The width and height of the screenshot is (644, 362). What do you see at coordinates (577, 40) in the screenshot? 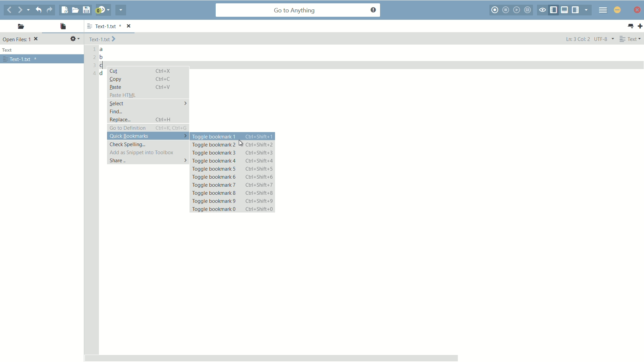
I see `Ln: 3 Col: 2` at bounding box center [577, 40].